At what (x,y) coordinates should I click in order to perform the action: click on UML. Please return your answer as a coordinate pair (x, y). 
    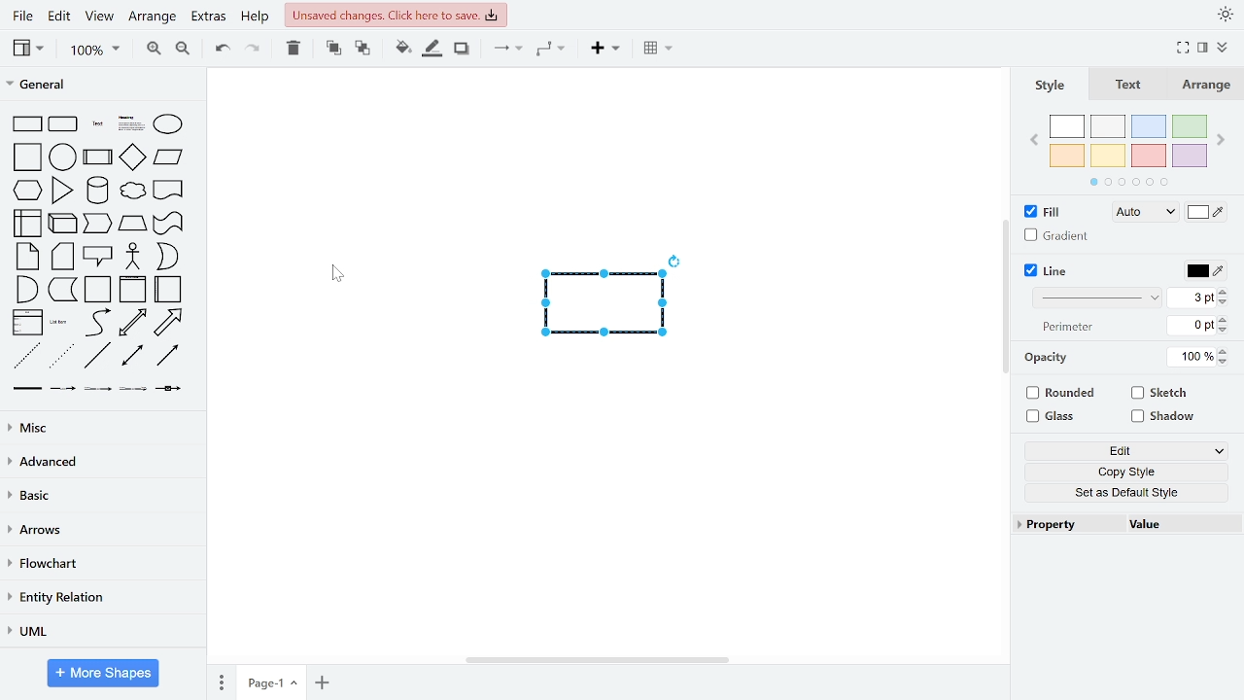
    Looking at the image, I should click on (99, 631).